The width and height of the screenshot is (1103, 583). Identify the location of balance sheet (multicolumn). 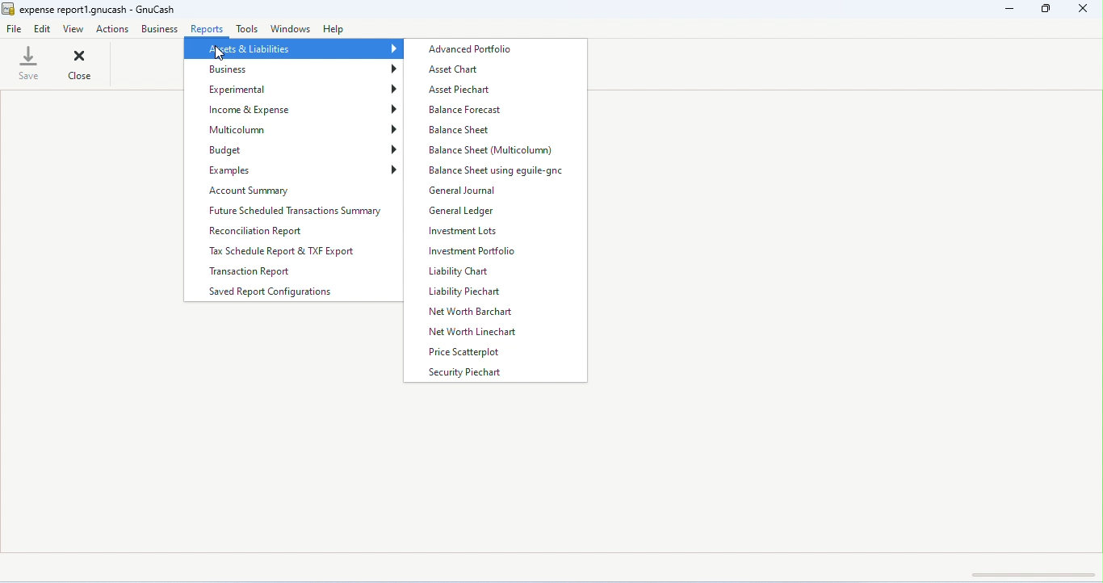
(492, 150).